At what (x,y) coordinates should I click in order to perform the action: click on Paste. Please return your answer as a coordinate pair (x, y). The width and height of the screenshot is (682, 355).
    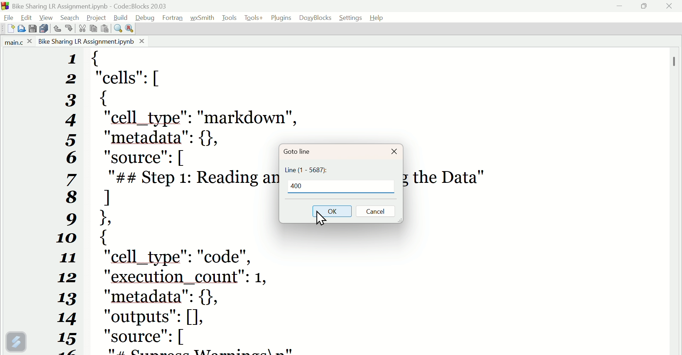
    Looking at the image, I should click on (104, 28).